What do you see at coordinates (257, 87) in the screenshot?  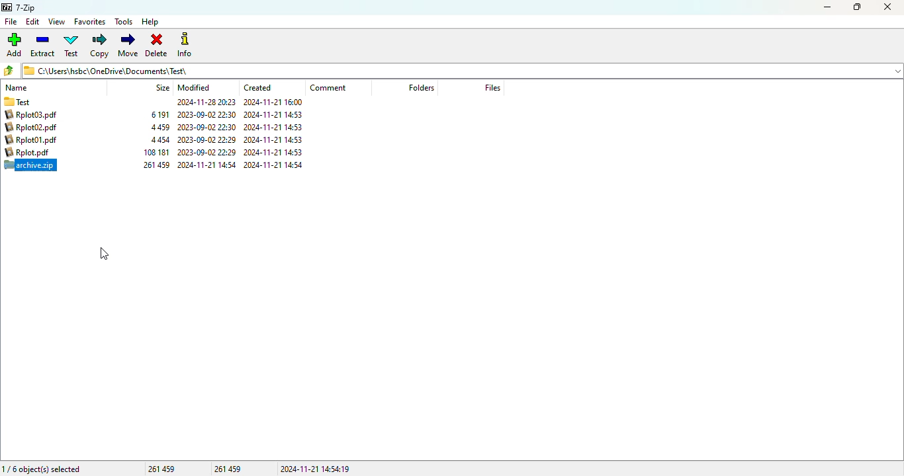 I see `created` at bounding box center [257, 87].